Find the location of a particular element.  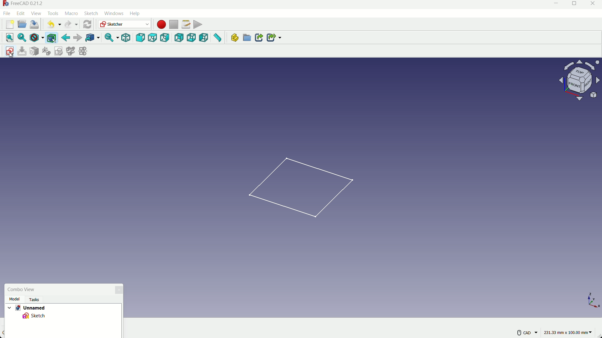

save file is located at coordinates (34, 25).